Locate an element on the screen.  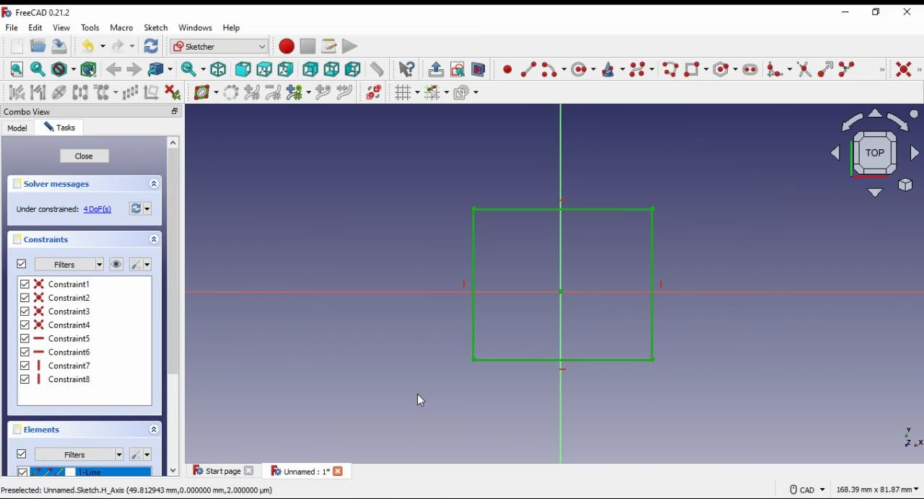
create fillet is located at coordinates (779, 69).